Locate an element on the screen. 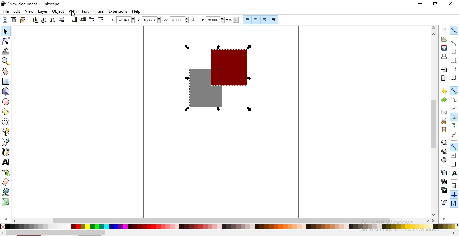 This screenshot has width=459, height=236. create duplicate is located at coordinates (443, 172).